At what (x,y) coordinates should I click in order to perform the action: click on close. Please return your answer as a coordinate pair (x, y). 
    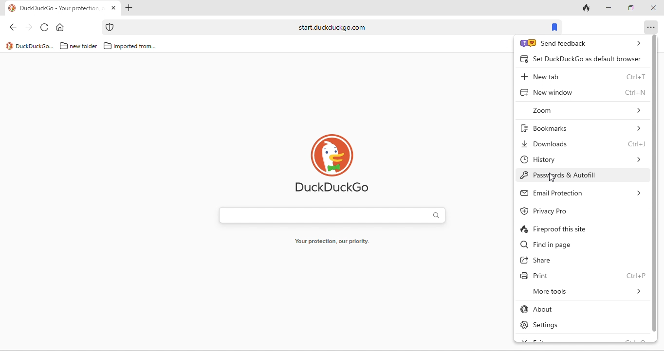
    Looking at the image, I should click on (652, 8).